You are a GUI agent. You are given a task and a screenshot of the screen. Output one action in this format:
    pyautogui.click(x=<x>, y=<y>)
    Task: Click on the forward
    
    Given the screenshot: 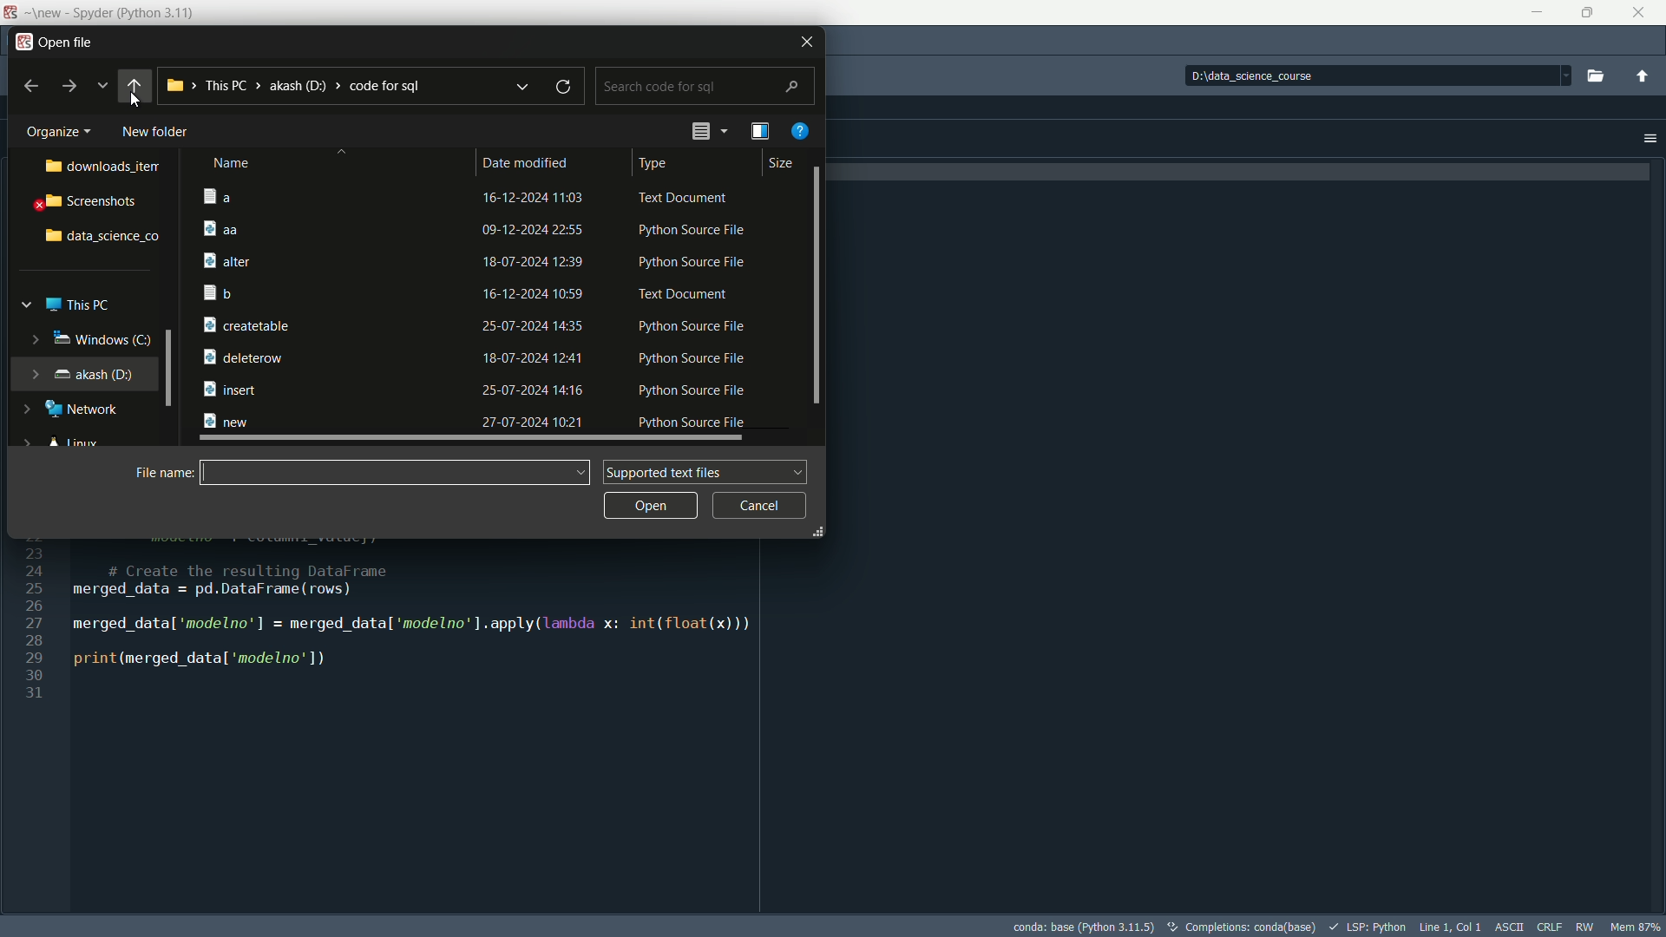 What is the action you would take?
    pyautogui.click(x=71, y=86)
    